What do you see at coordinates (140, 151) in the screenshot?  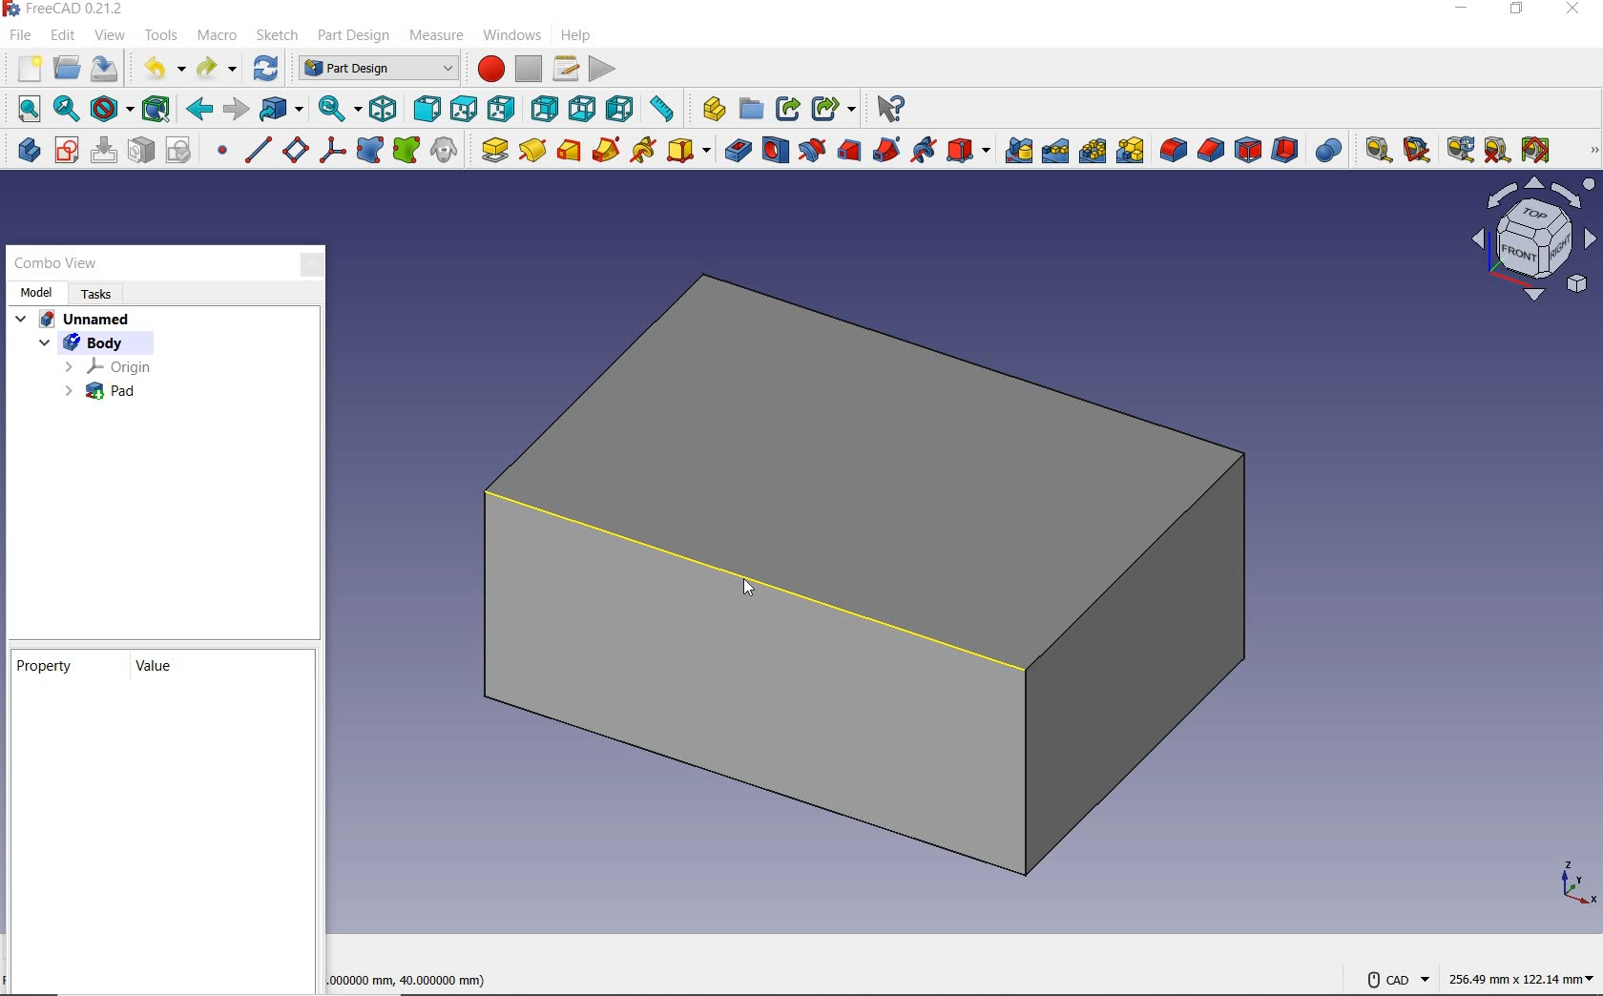 I see `map sketch to face` at bounding box center [140, 151].